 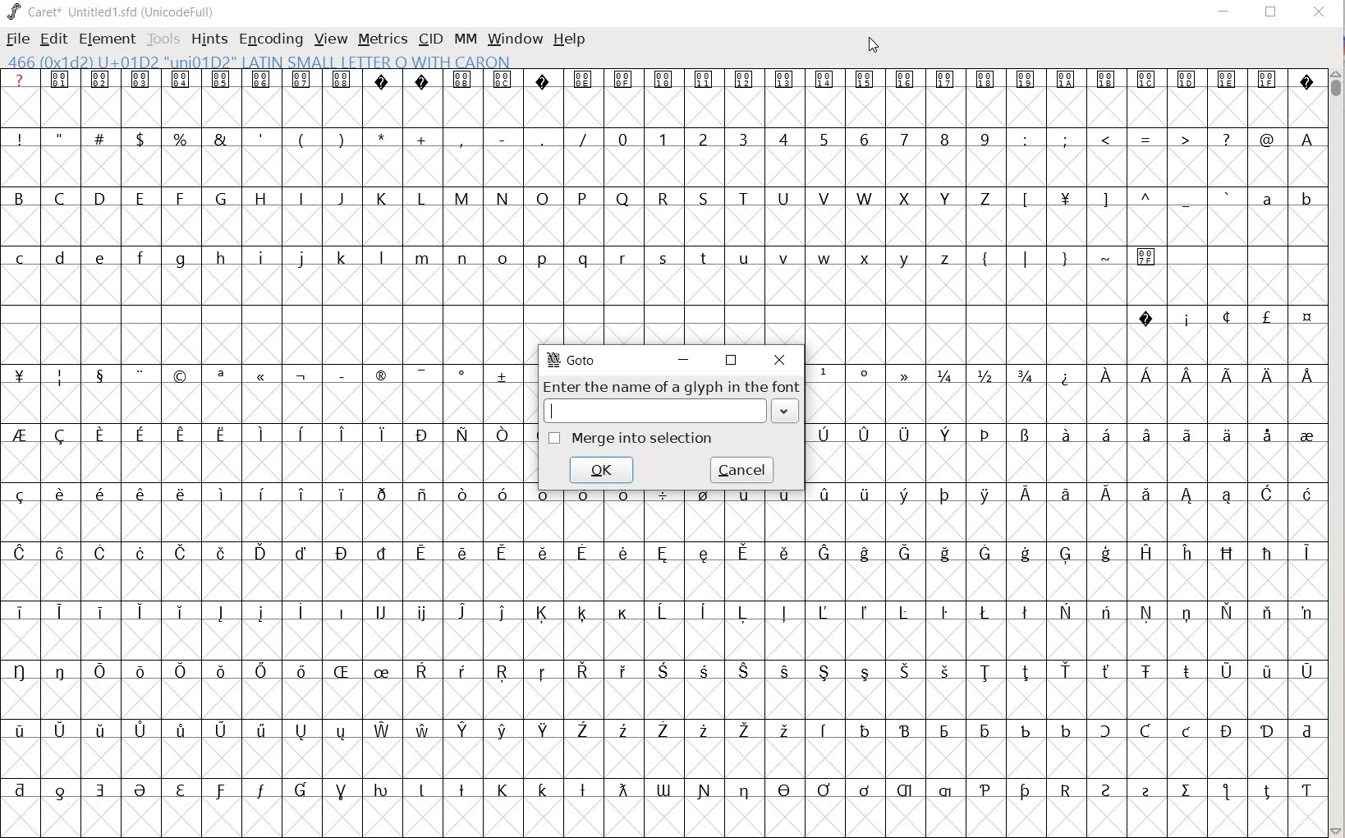 I want to click on ok, so click(x=603, y=471).